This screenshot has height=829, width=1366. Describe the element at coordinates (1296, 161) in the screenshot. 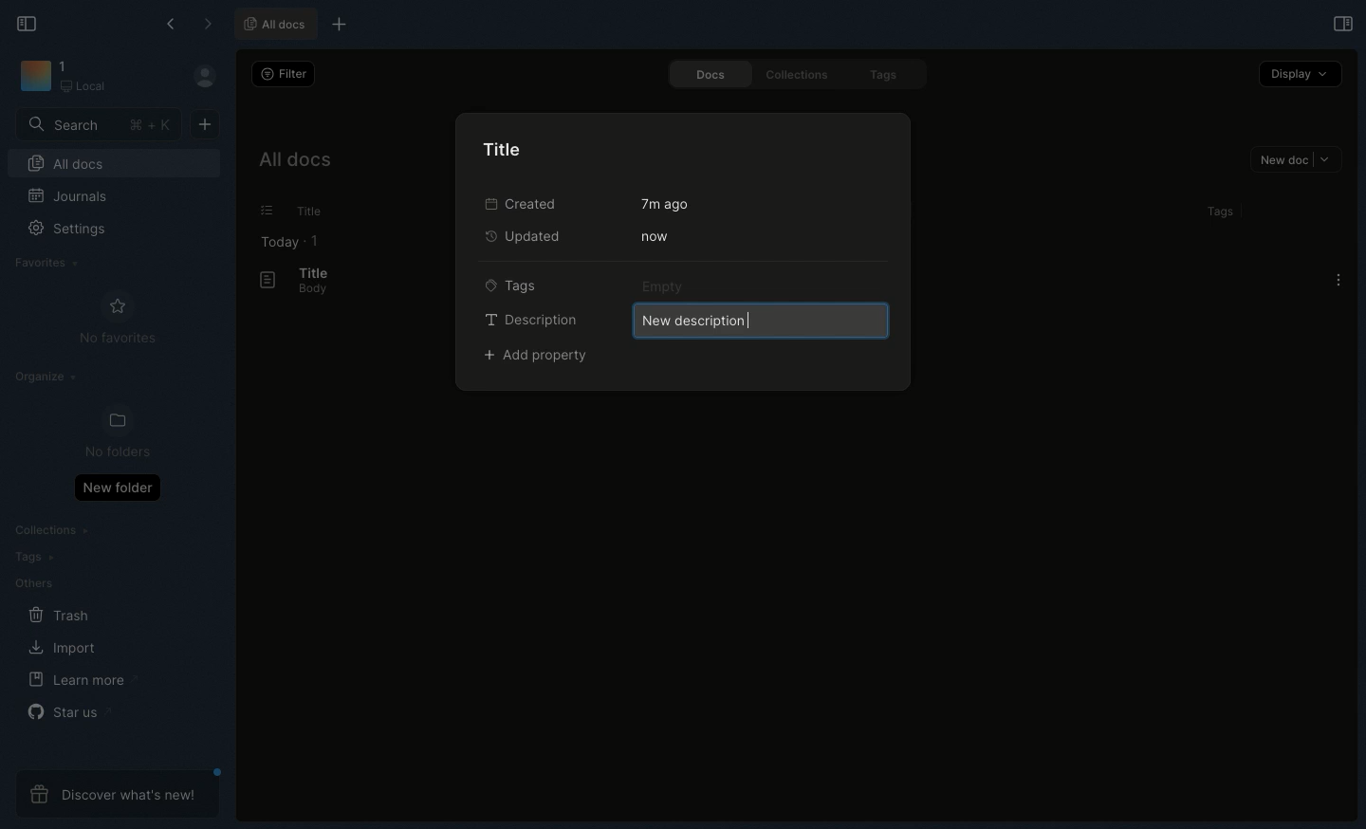

I see `New doc` at that location.